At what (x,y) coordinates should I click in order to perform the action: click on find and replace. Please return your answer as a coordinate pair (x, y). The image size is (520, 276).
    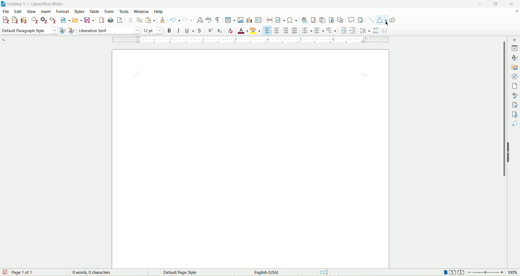
    Looking at the image, I should click on (200, 20).